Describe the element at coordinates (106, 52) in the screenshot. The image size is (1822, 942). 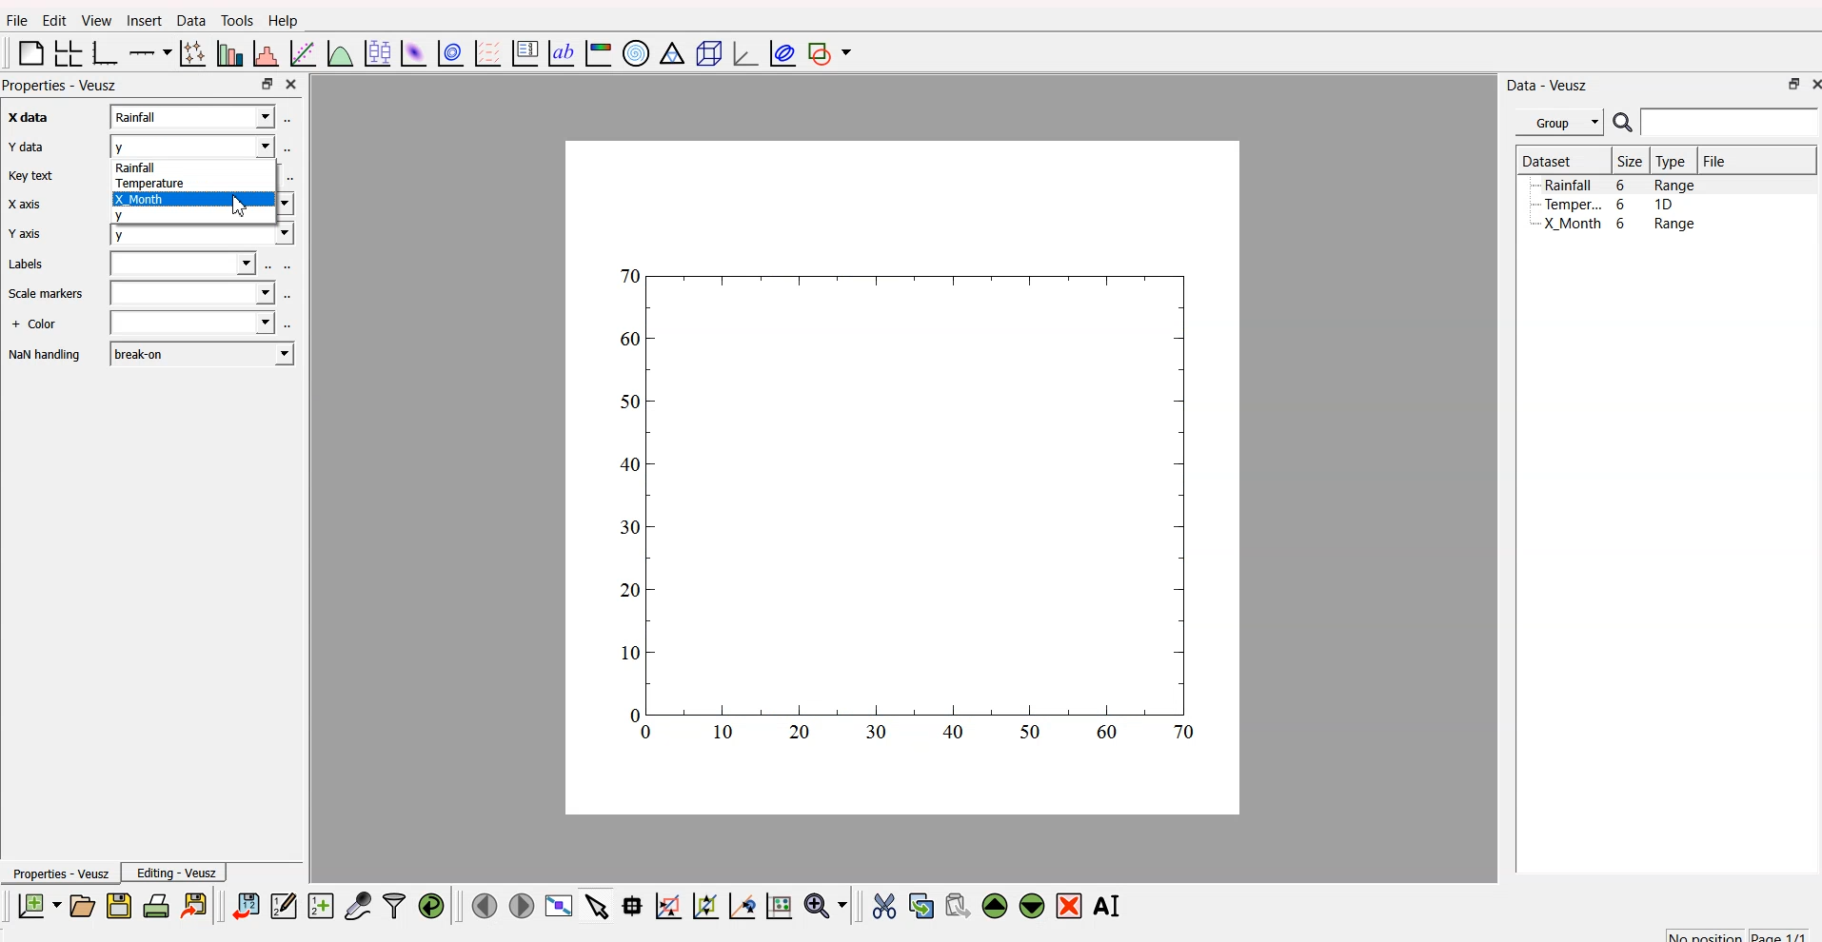
I see `base graph` at that location.